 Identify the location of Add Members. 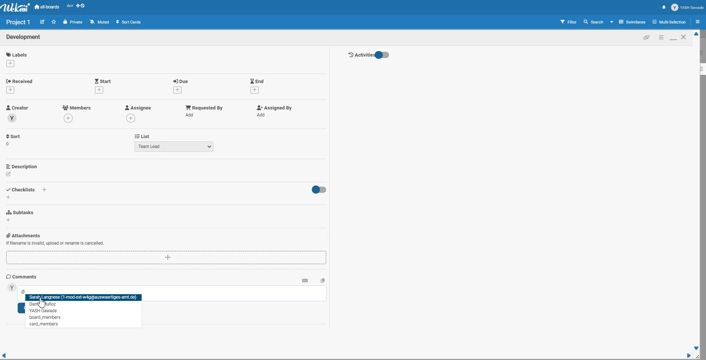
(77, 107).